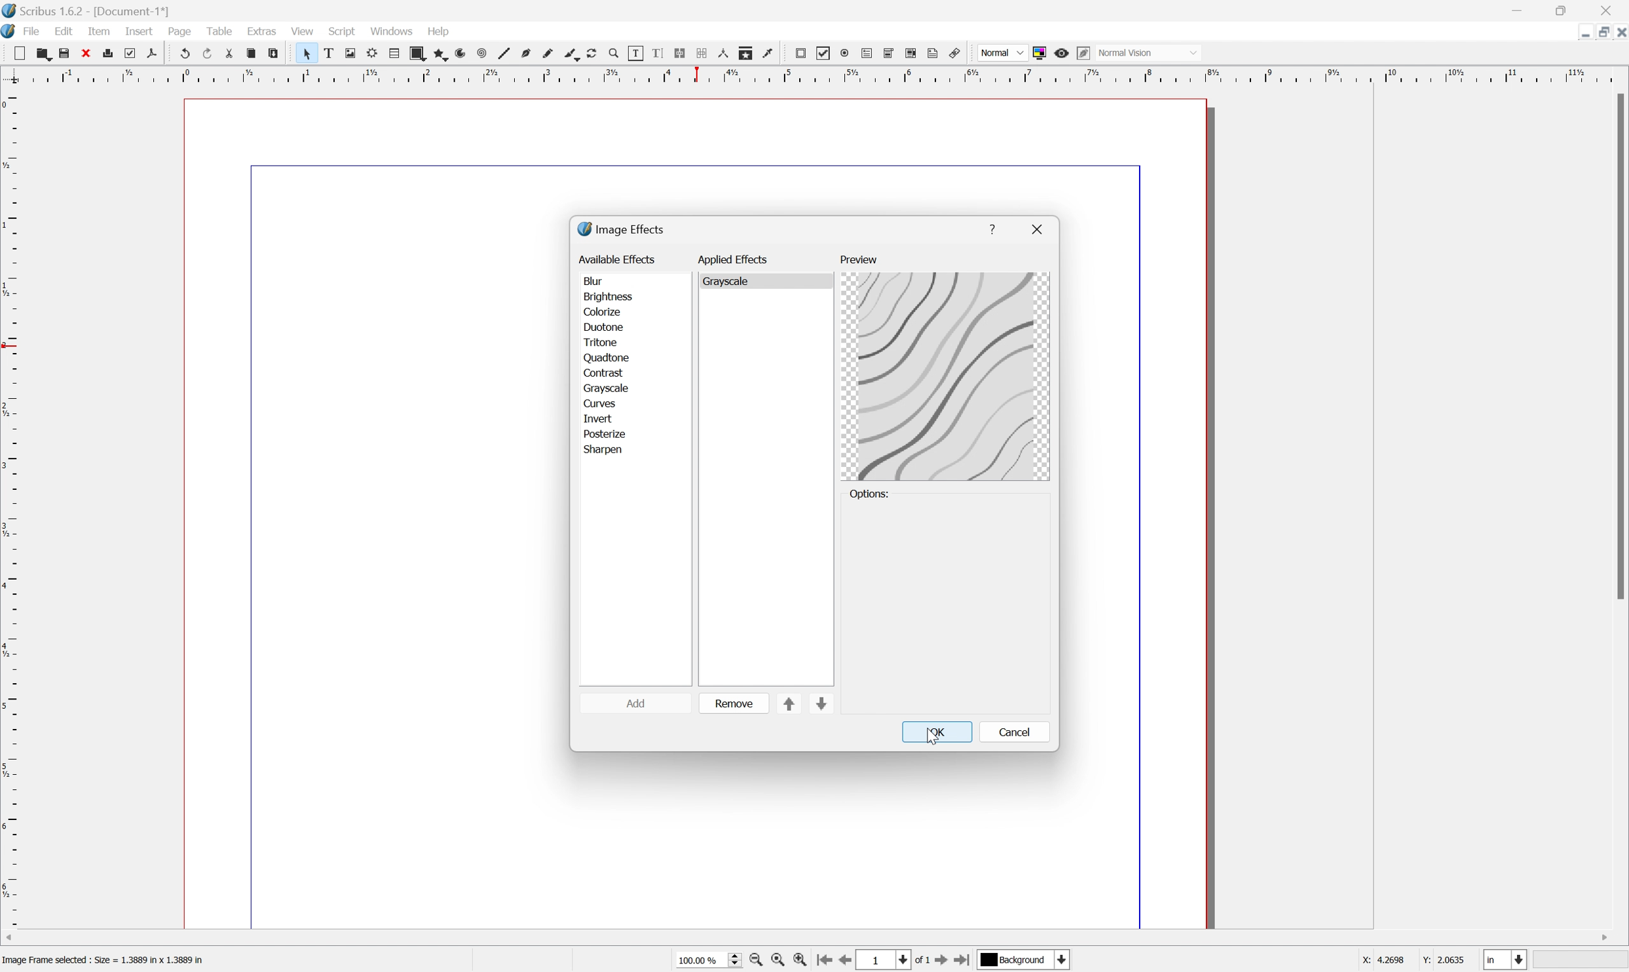  What do you see at coordinates (664, 53) in the screenshot?
I see `Edit text with story editor` at bounding box center [664, 53].